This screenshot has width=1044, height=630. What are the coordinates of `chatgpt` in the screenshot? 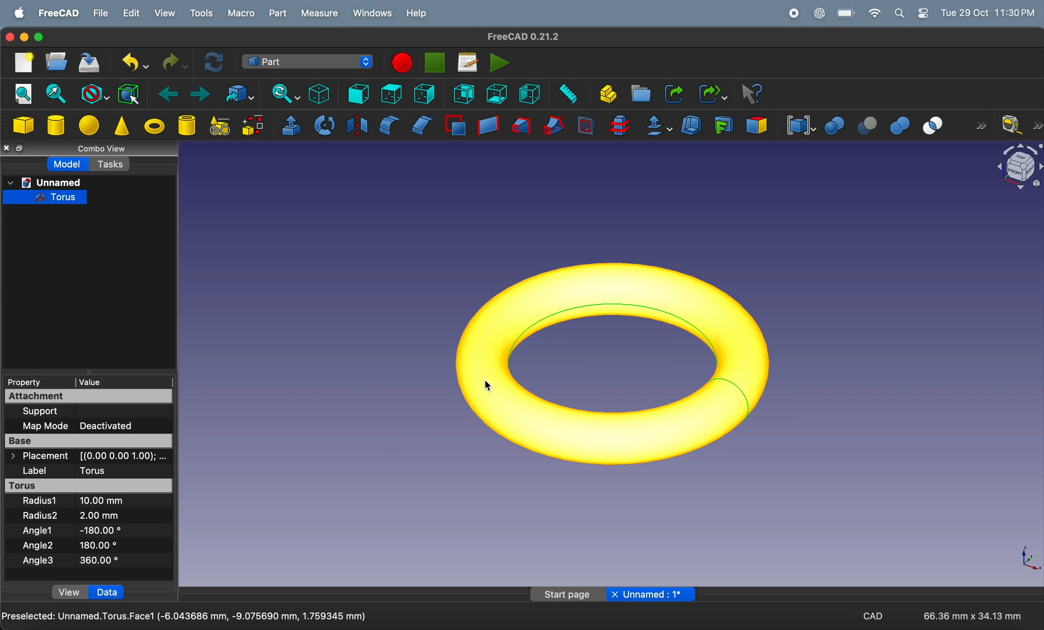 It's located at (819, 12).